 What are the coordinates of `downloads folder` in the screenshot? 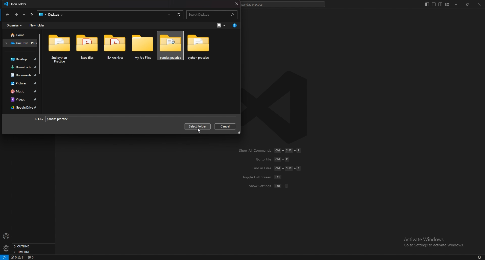 It's located at (21, 67).